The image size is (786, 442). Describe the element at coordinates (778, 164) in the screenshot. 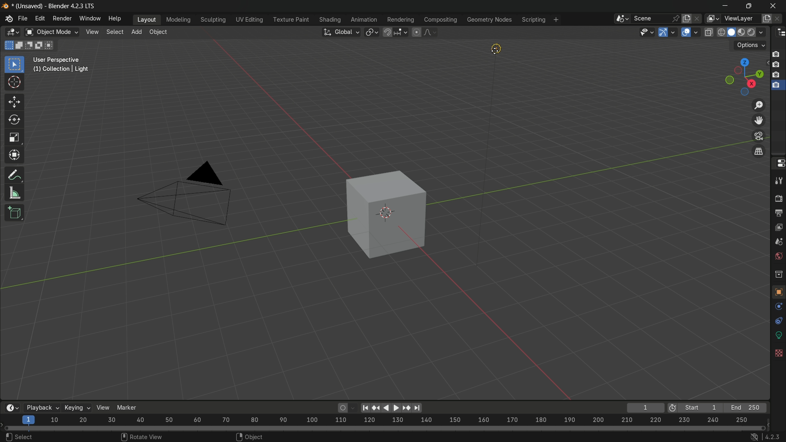

I see `properties` at that location.